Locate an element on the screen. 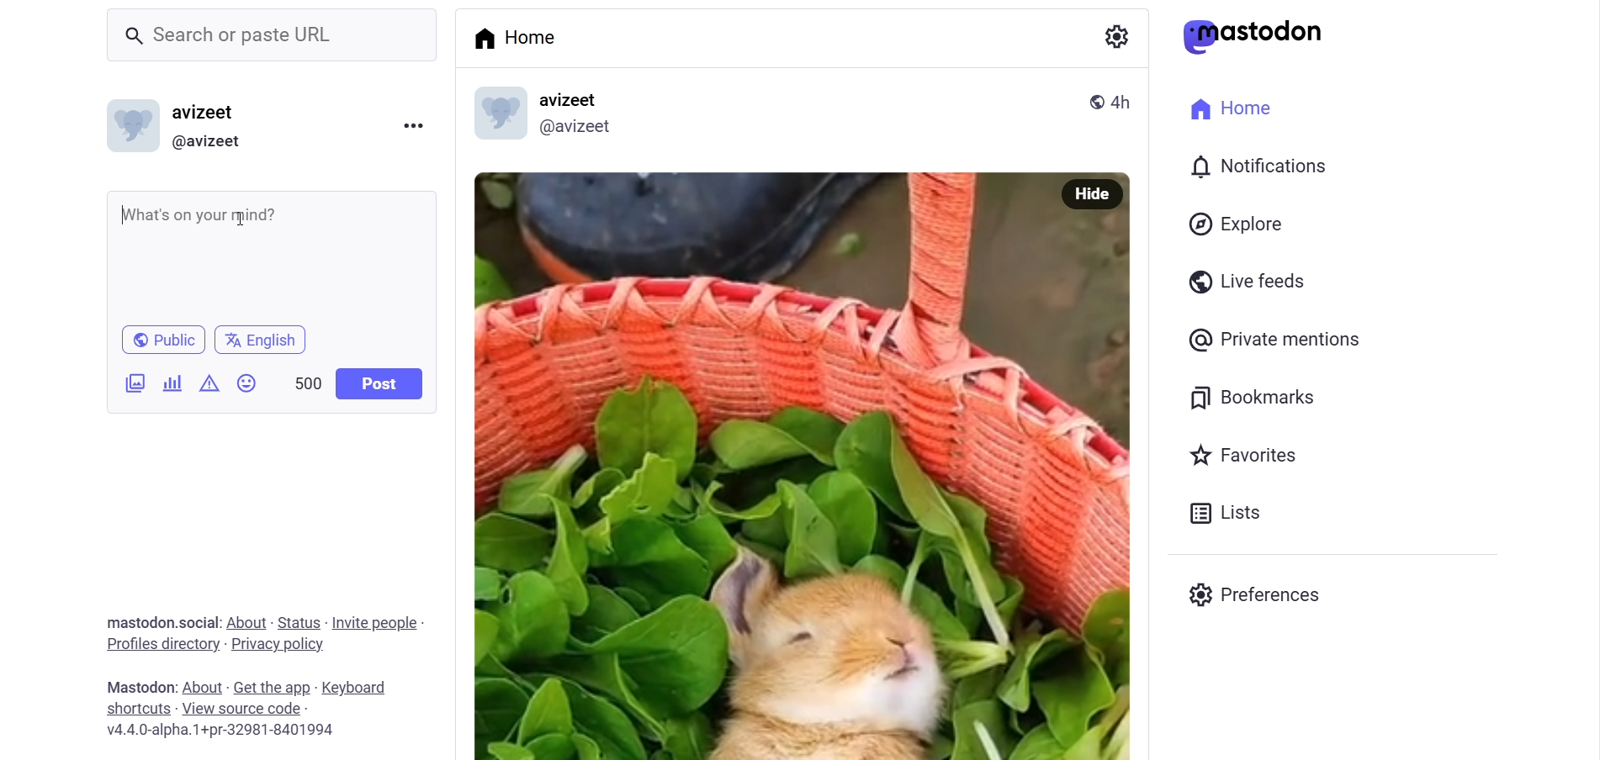 The width and height of the screenshot is (1600, 760). get the app is located at coordinates (273, 685).